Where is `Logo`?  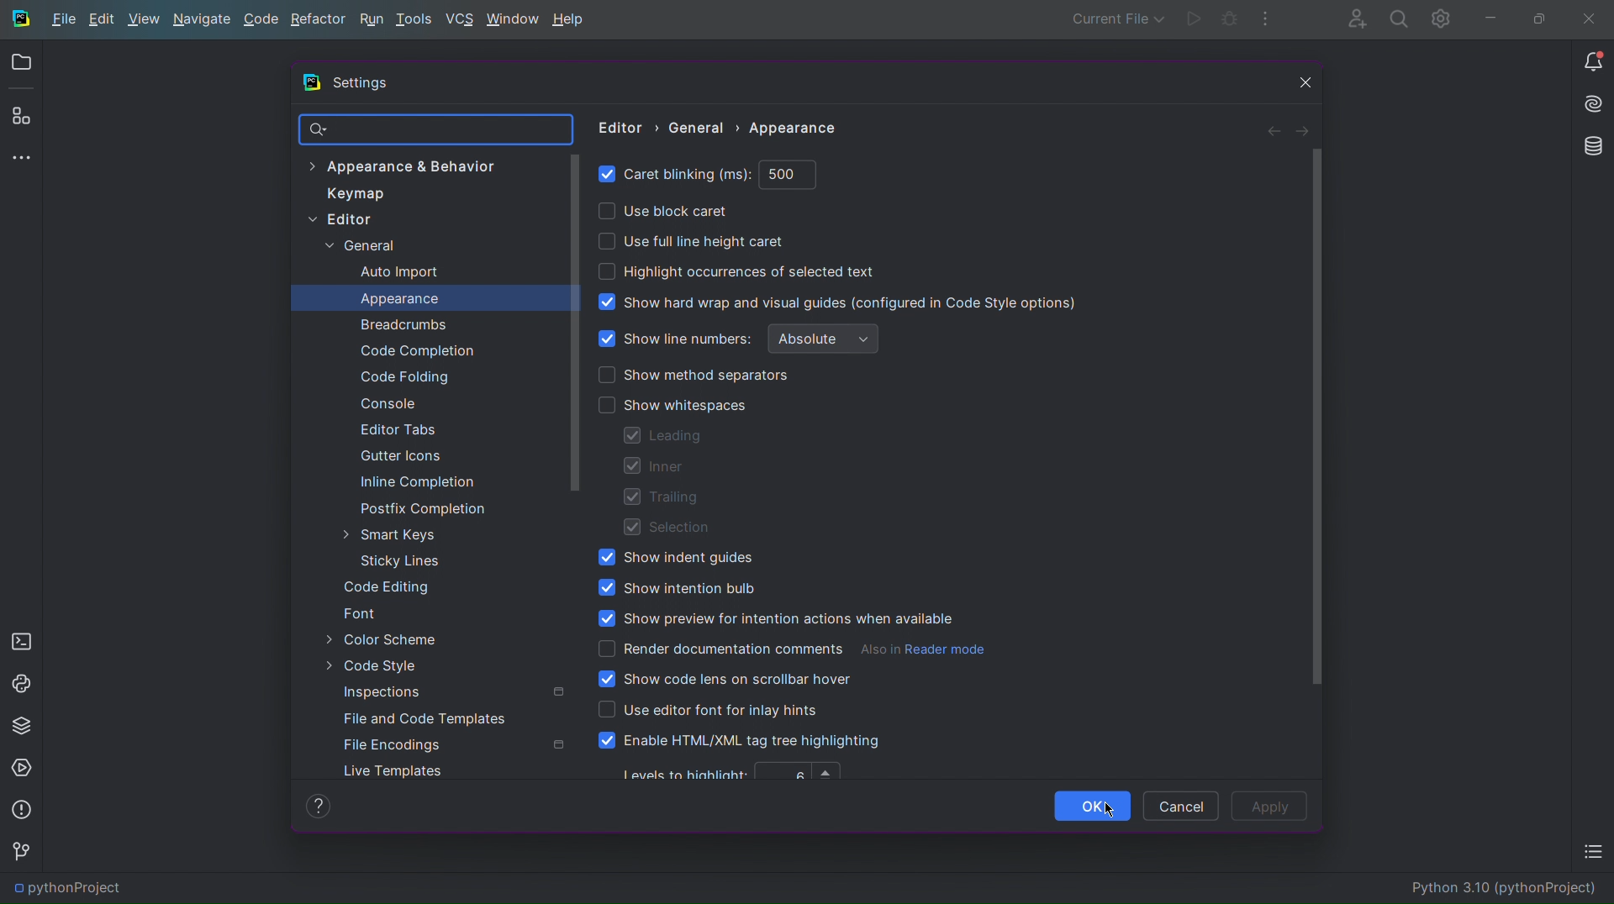
Logo is located at coordinates (21, 21).